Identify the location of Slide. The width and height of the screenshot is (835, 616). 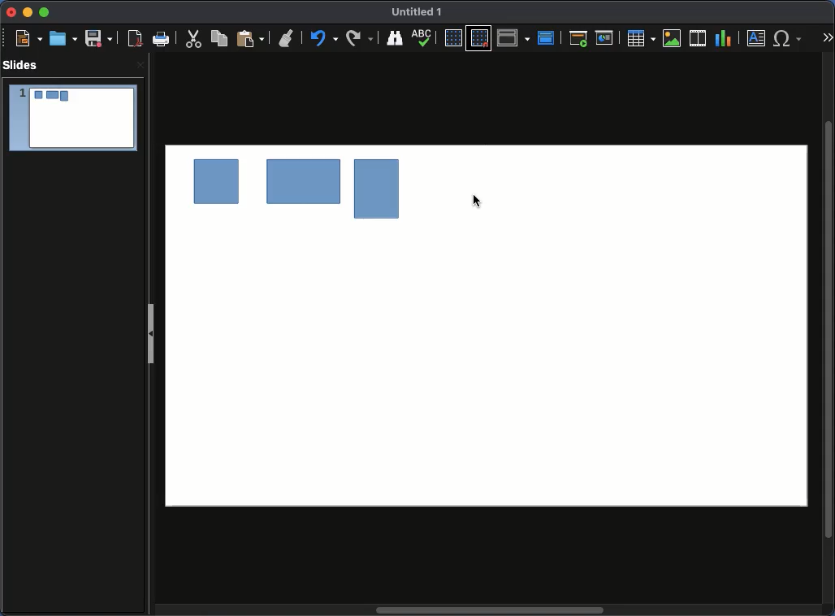
(72, 118).